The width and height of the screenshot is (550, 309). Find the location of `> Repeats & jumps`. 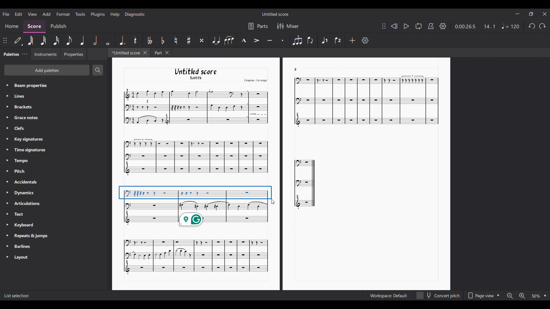

> Repeats & jumps is located at coordinates (28, 236).